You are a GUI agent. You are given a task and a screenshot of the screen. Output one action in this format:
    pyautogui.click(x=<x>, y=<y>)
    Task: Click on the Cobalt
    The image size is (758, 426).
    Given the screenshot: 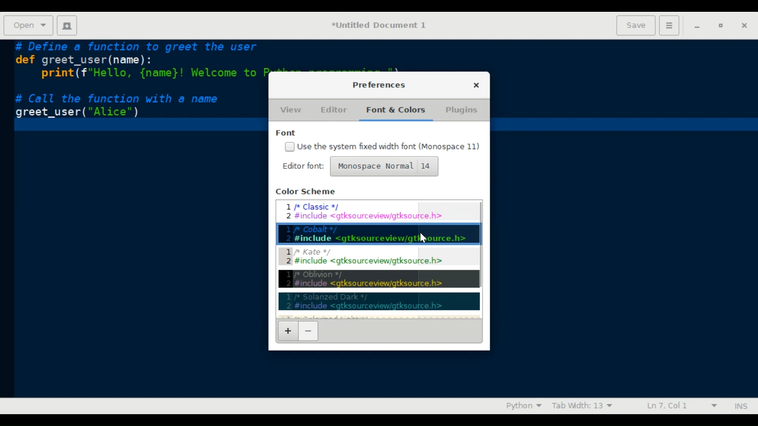 What is the action you would take?
    pyautogui.click(x=379, y=234)
    